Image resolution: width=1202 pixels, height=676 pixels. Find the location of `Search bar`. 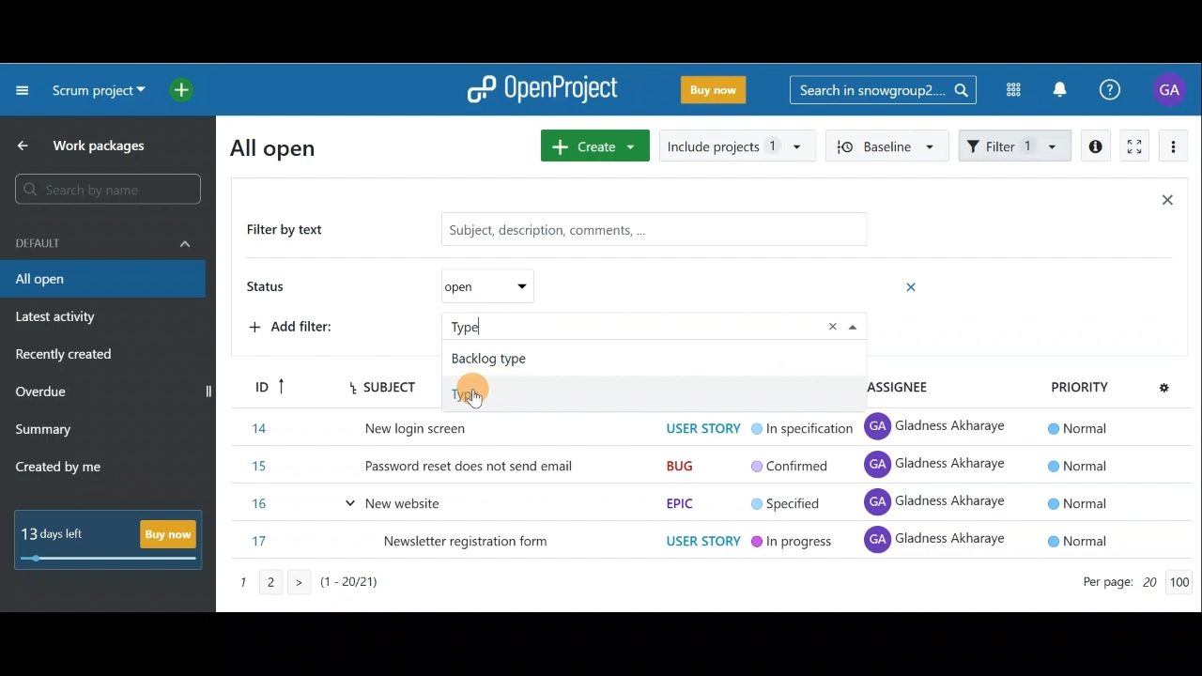

Search bar is located at coordinates (106, 192).